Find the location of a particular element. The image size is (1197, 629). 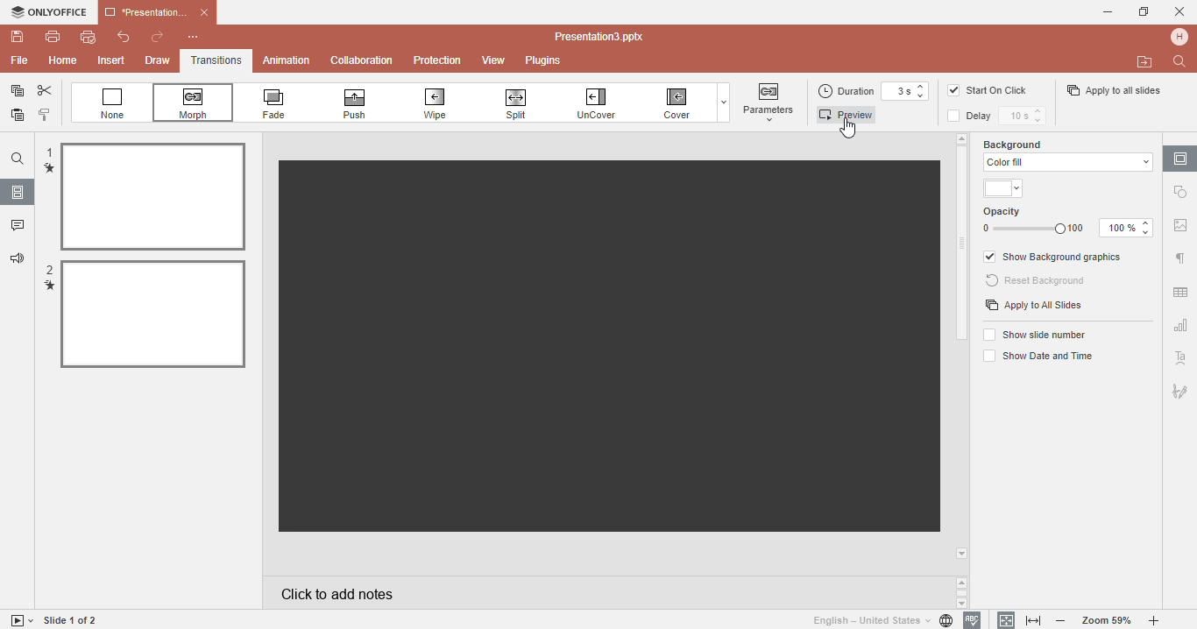

Click to add notes is located at coordinates (606, 592).